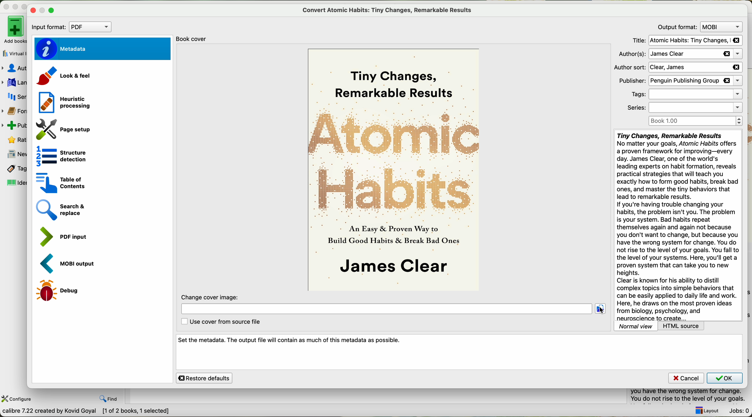 The image size is (752, 417). I want to click on look and feel, so click(66, 76).